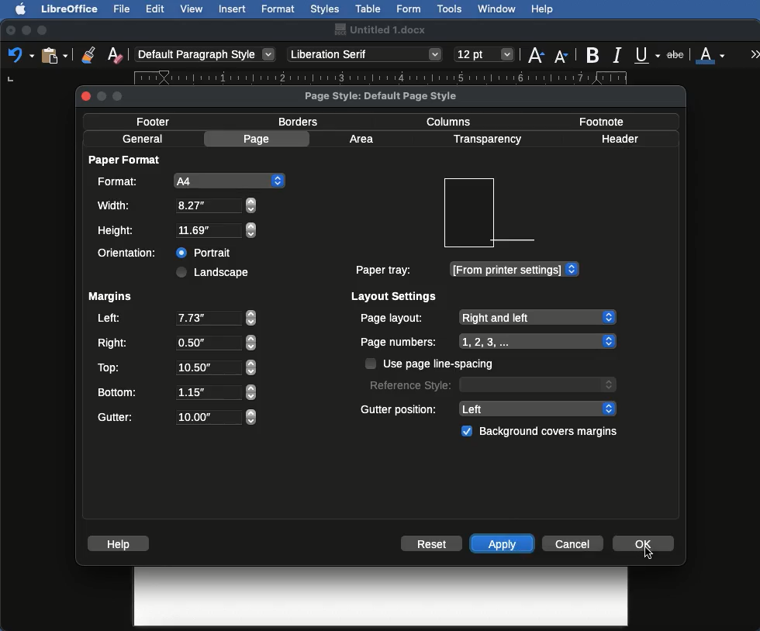 This screenshot has height=631, width=760. Describe the element at coordinates (620, 139) in the screenshot. I see `Header` at that location.